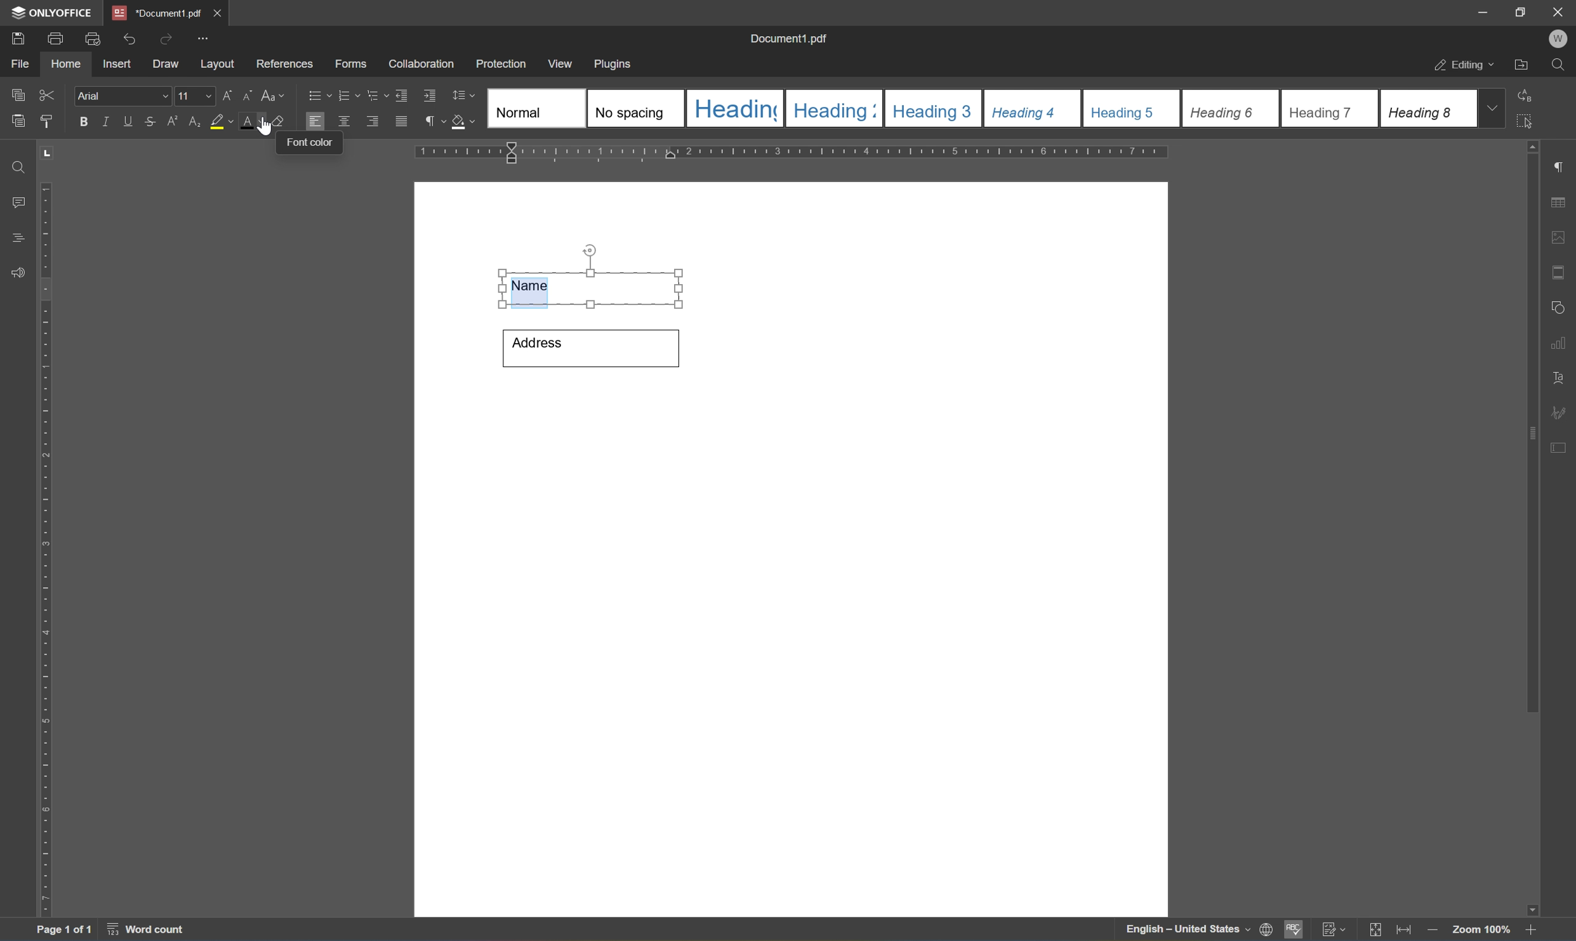 This screenshot has width=1576, height=941. I want to click on word count, so click(143, 931).